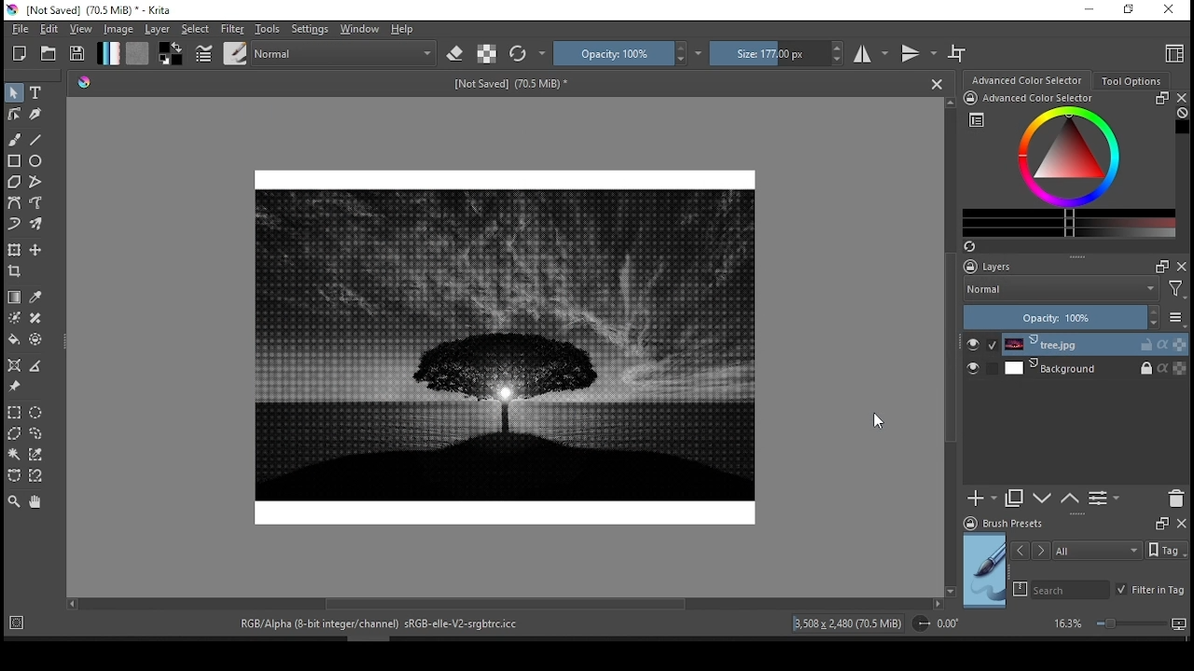 The height and width of the screenshot is (671, 1194). I want to click on polygon tool, so click(15, 182).